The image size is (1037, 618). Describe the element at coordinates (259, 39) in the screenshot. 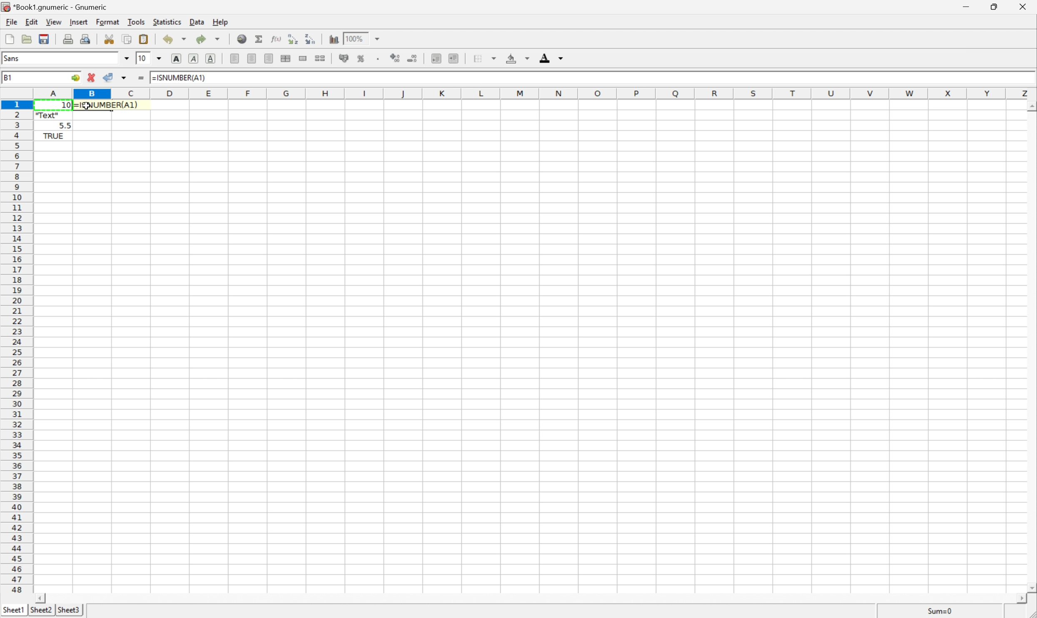

I see `Sum in current cell` at that location.